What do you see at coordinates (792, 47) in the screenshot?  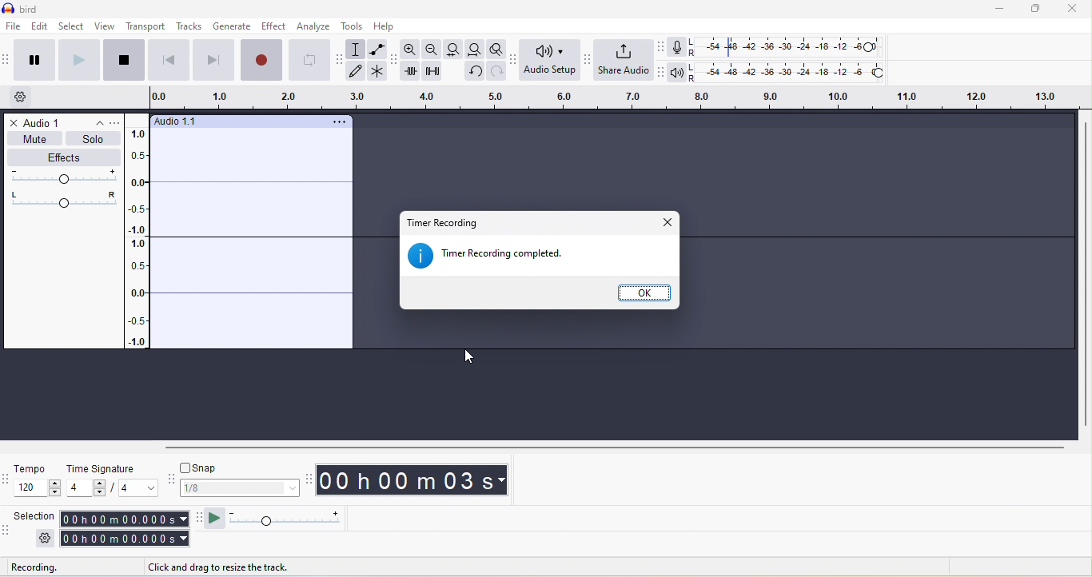 I see `recording level` at bounding box center [792, 47].